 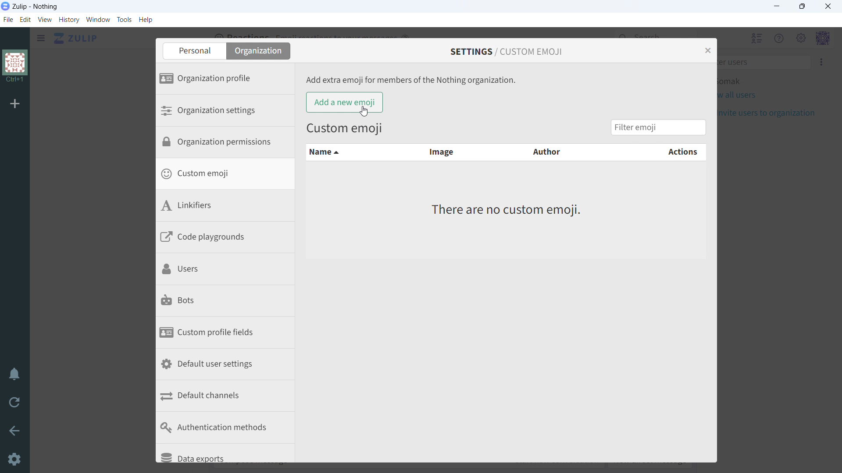 What do you see at coordinates (505, 211) in the screenshot?
I see `There are no custom emoji.` at bounding box center [505, 211].